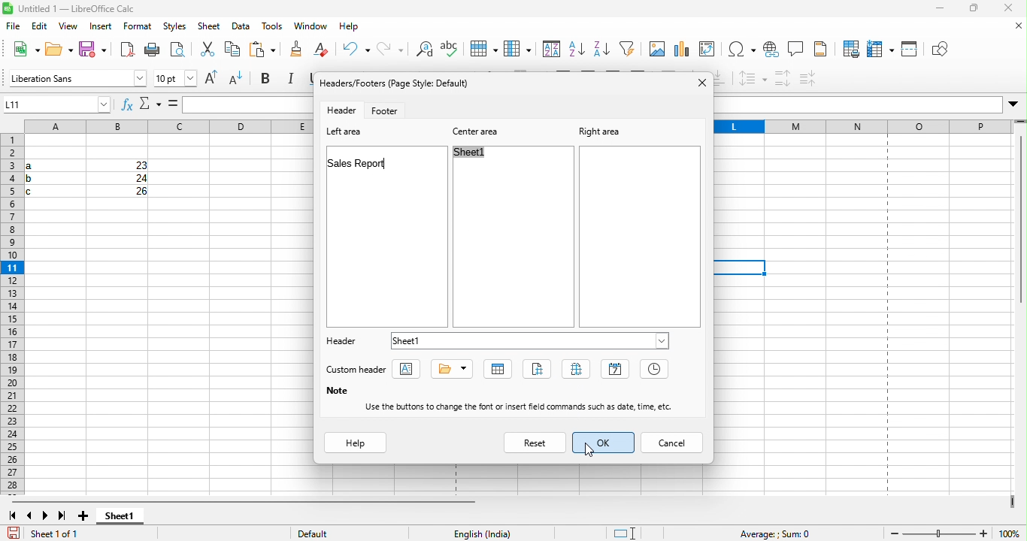  Describe the element at coordinates (614, 370) in the screenshot. I see `date` at that location.